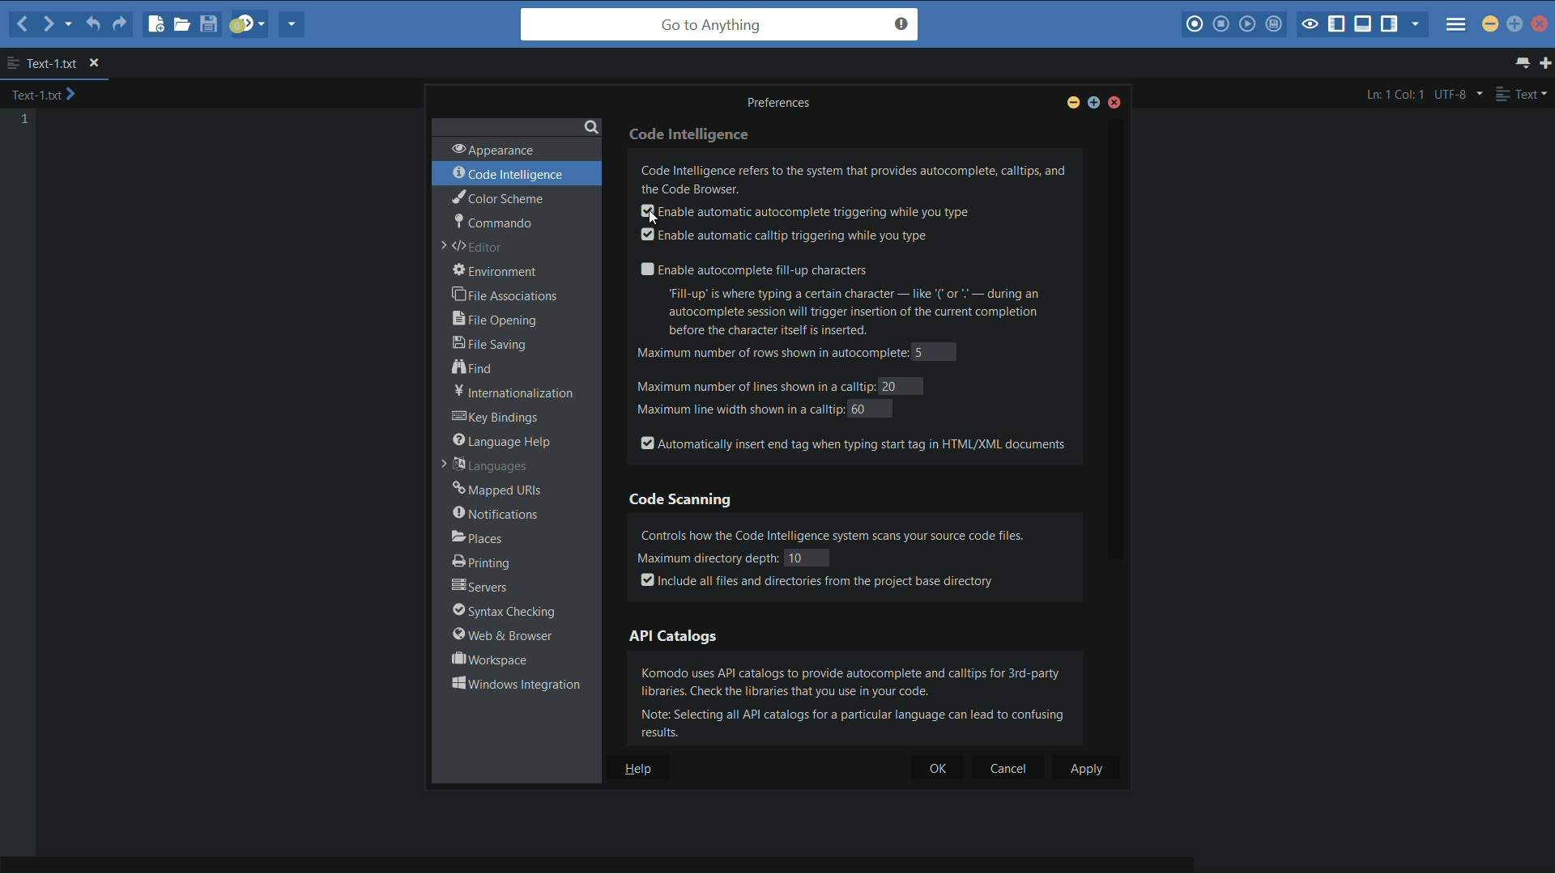  What do you see at coordinates (929, 769) in the screenshot?
I see `ok` at bounding box center [929, 769].